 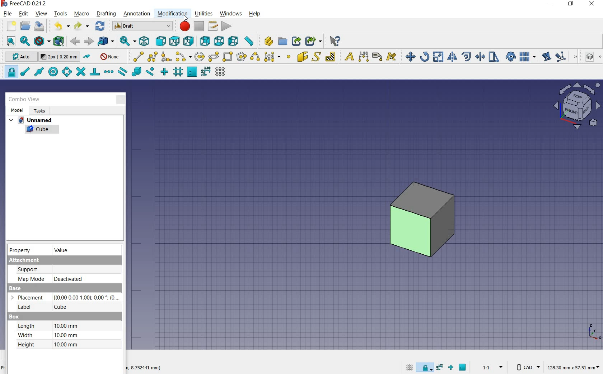 I want to click on snap near, so click(x=150, y=72).